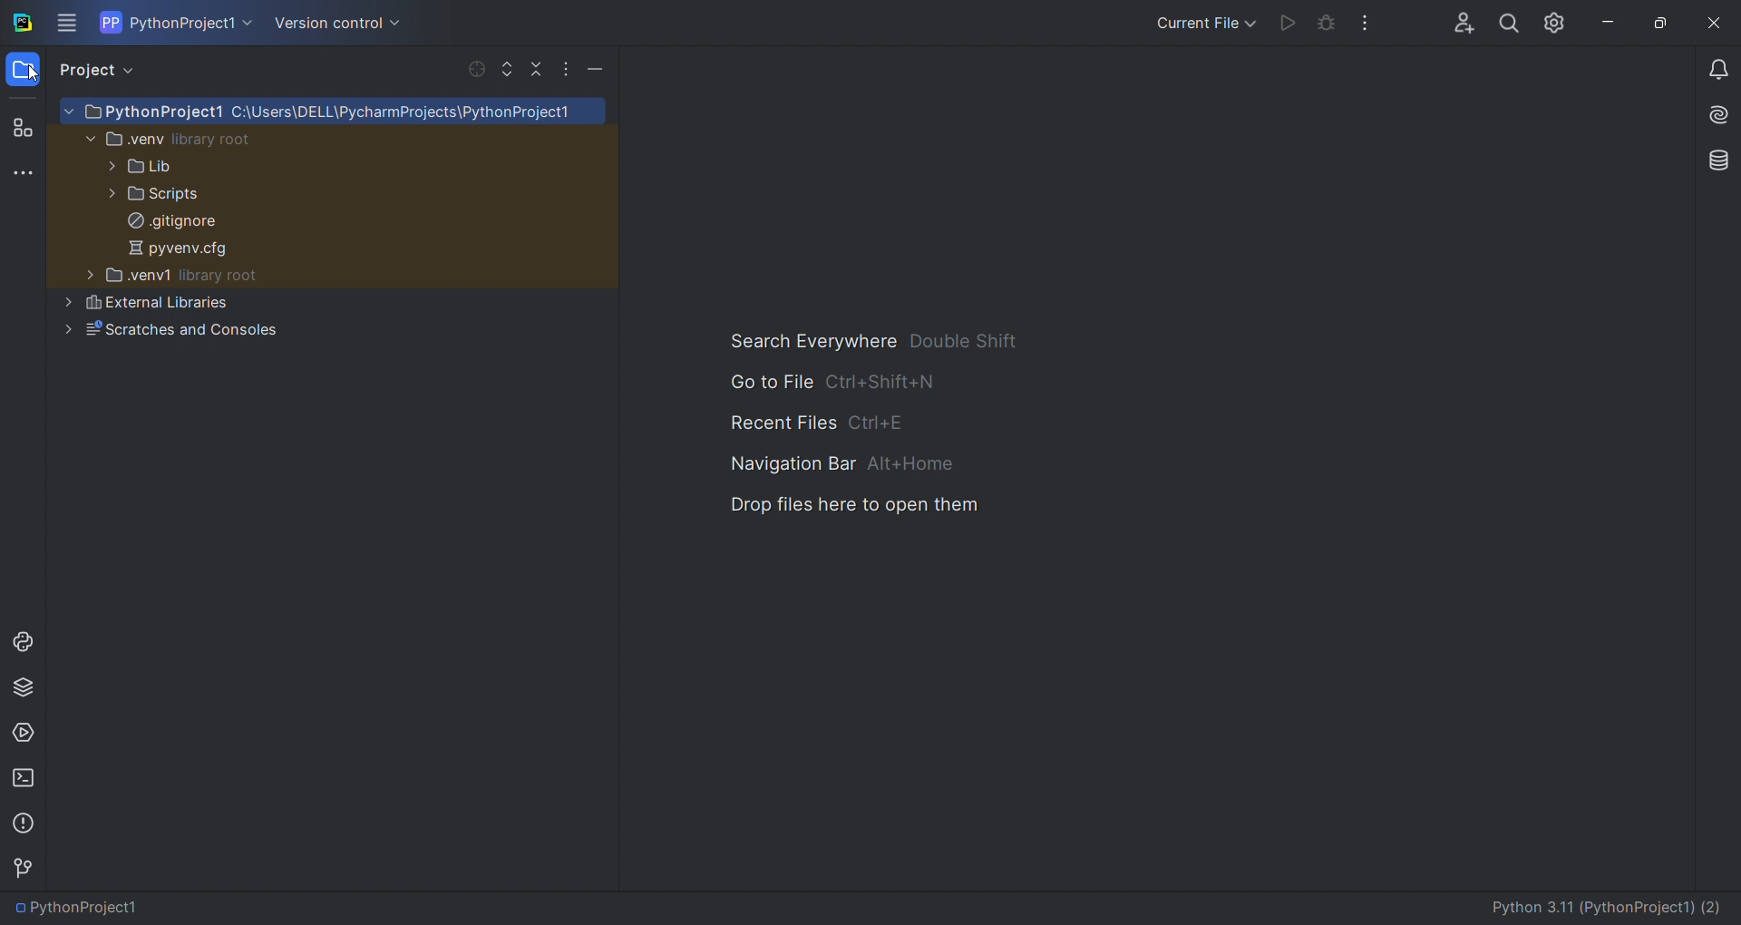 The height and width of the screenshot is (925, 1741). What do you see at coordinates (24, 689) in the screenshot?
I see `python packages` at bounding box center [24, 689].